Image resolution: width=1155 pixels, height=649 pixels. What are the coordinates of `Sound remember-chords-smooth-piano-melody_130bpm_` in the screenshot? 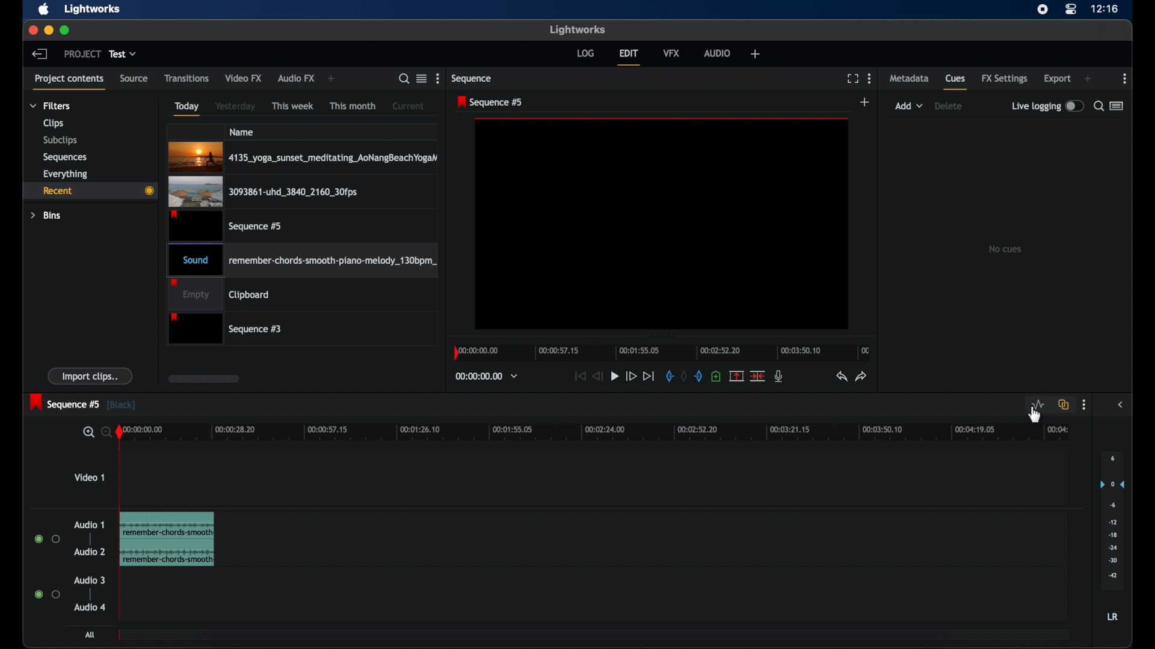 It's located at (307, 258).